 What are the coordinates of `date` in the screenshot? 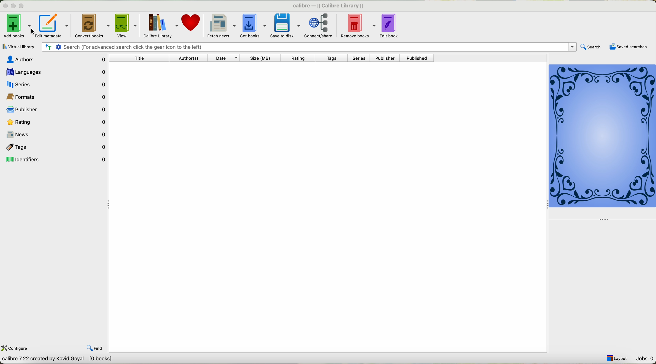 It's located at (226, 58).